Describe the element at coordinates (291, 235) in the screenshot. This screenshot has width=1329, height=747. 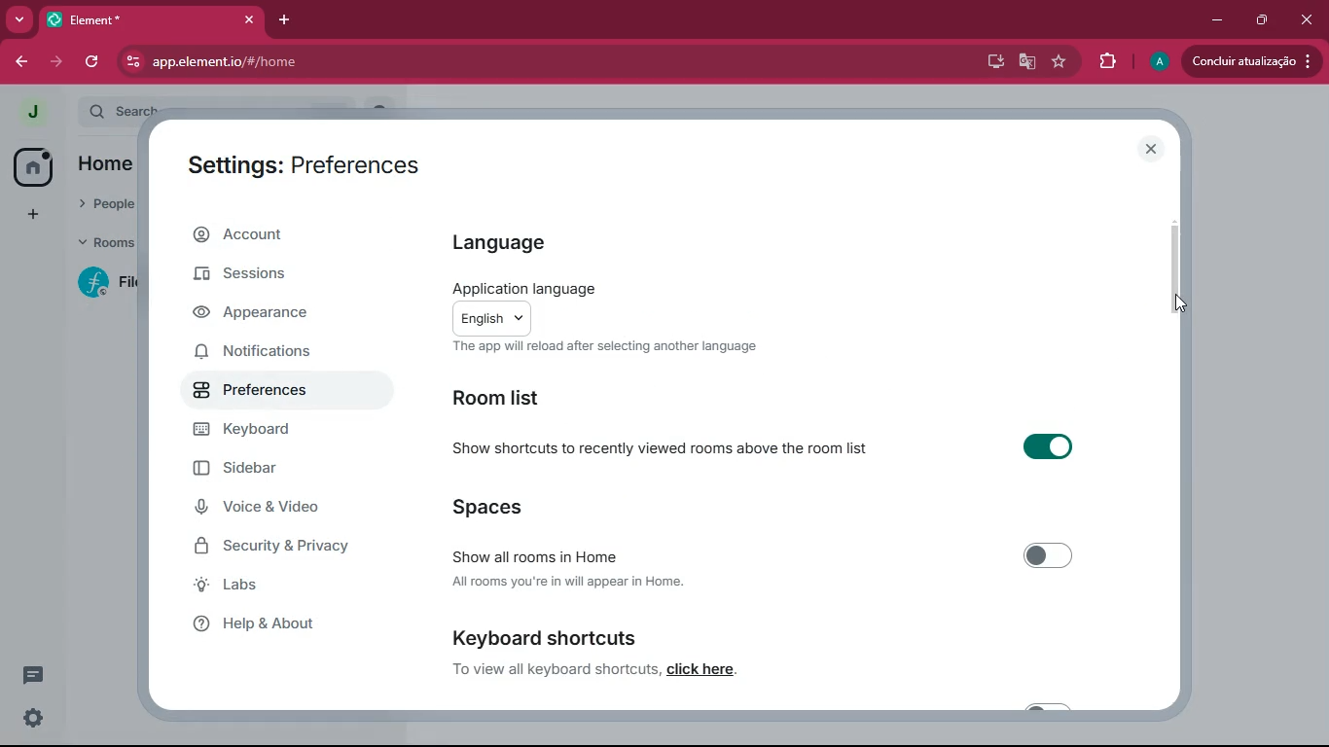
I see `account` at that location.